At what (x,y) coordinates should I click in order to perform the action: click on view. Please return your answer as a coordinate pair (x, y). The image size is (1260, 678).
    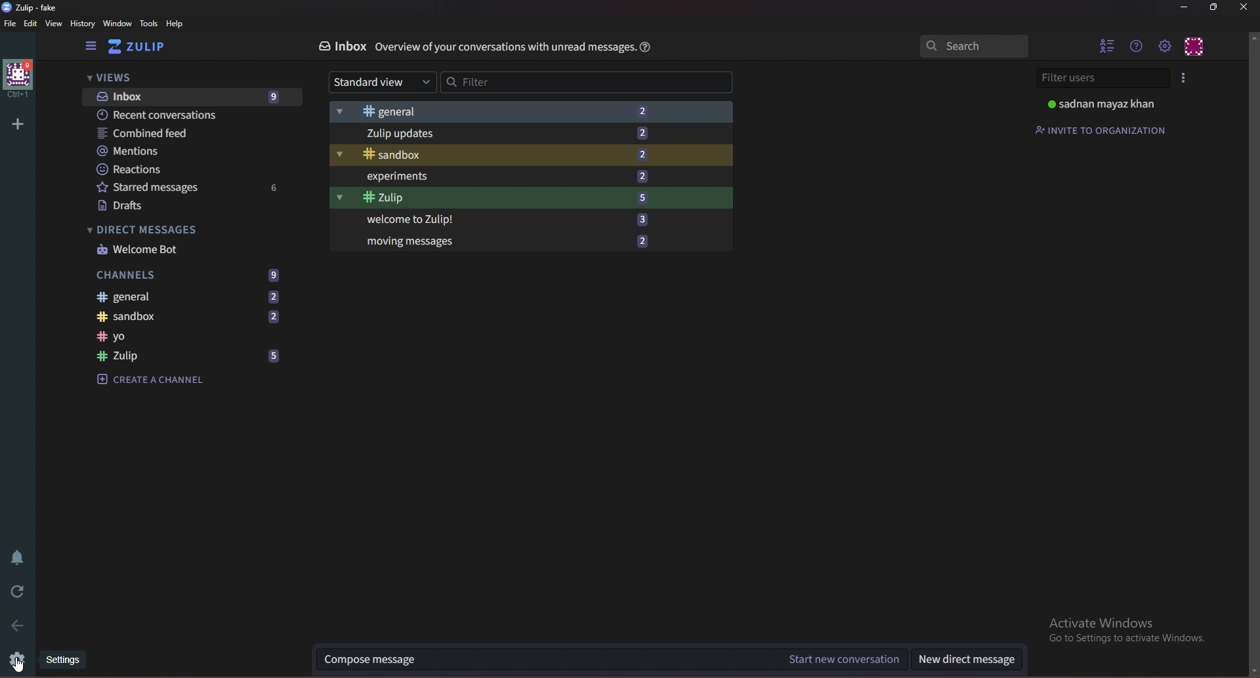
    Looking at the image, I should click on (56, 24).